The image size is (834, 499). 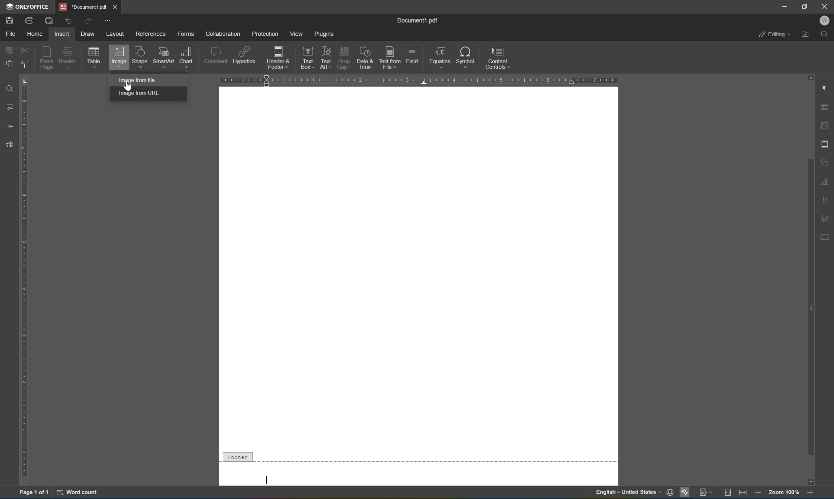 I want to click on table, so click(x=96, y=58).